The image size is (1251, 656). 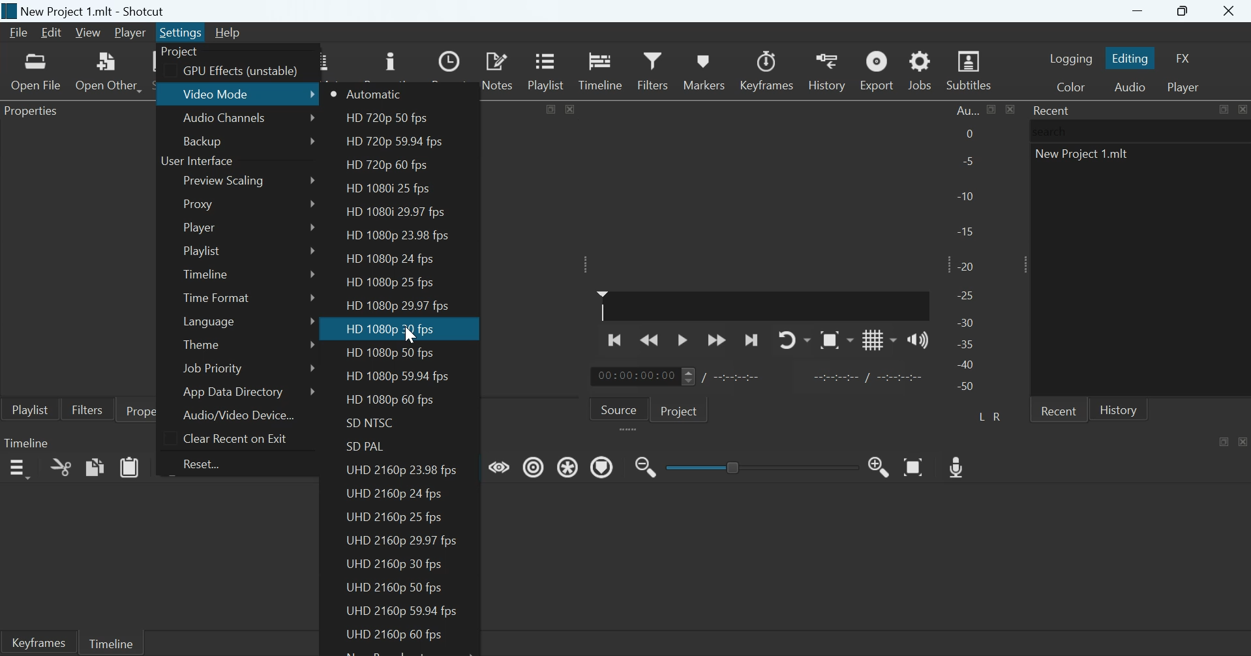 What do you see at coordinates (239, 415) in the screenshot?
I see `Audio/Video Device` at bounding box center [239, 415].